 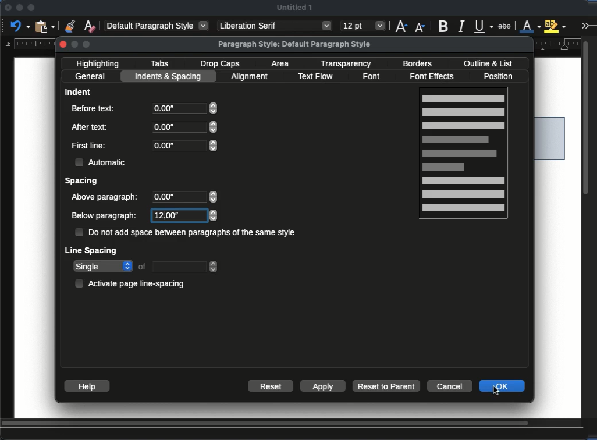 What do you see at coordinates (500, 391) in the screenshot?
I see `click` at bounding box center [500, 391].